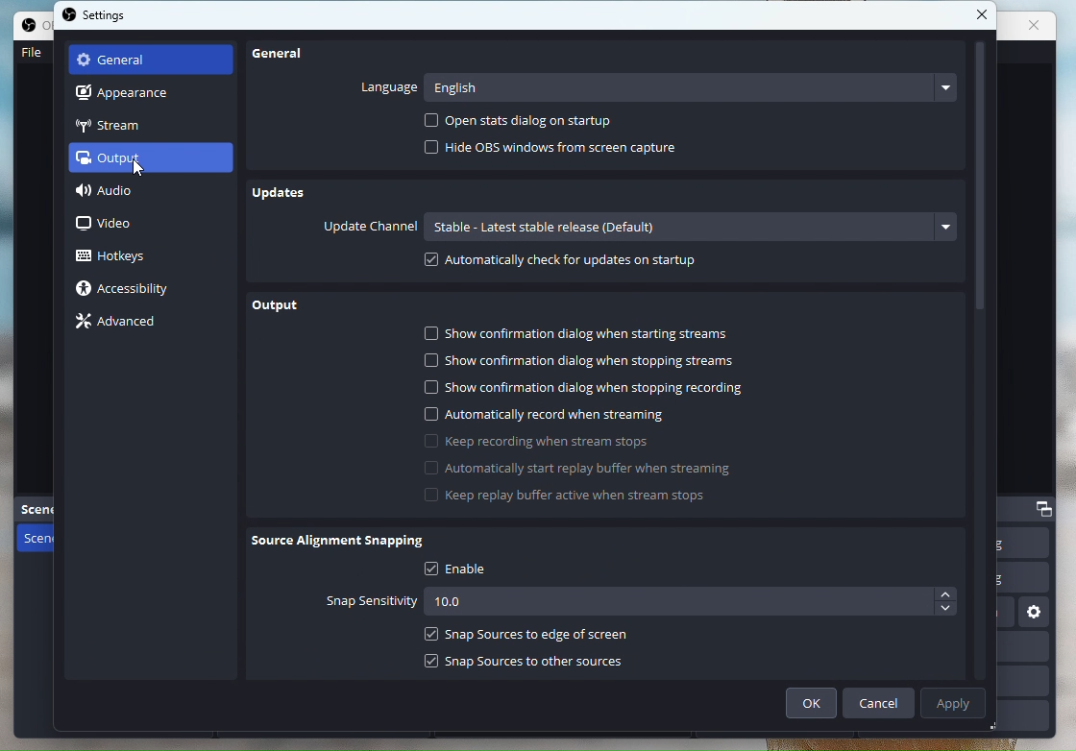 This screenshot has height=751, width=1076. What do you see at coordinates (695, 88) in the screenshot?
I see `English` at bounding box center [695, 88].